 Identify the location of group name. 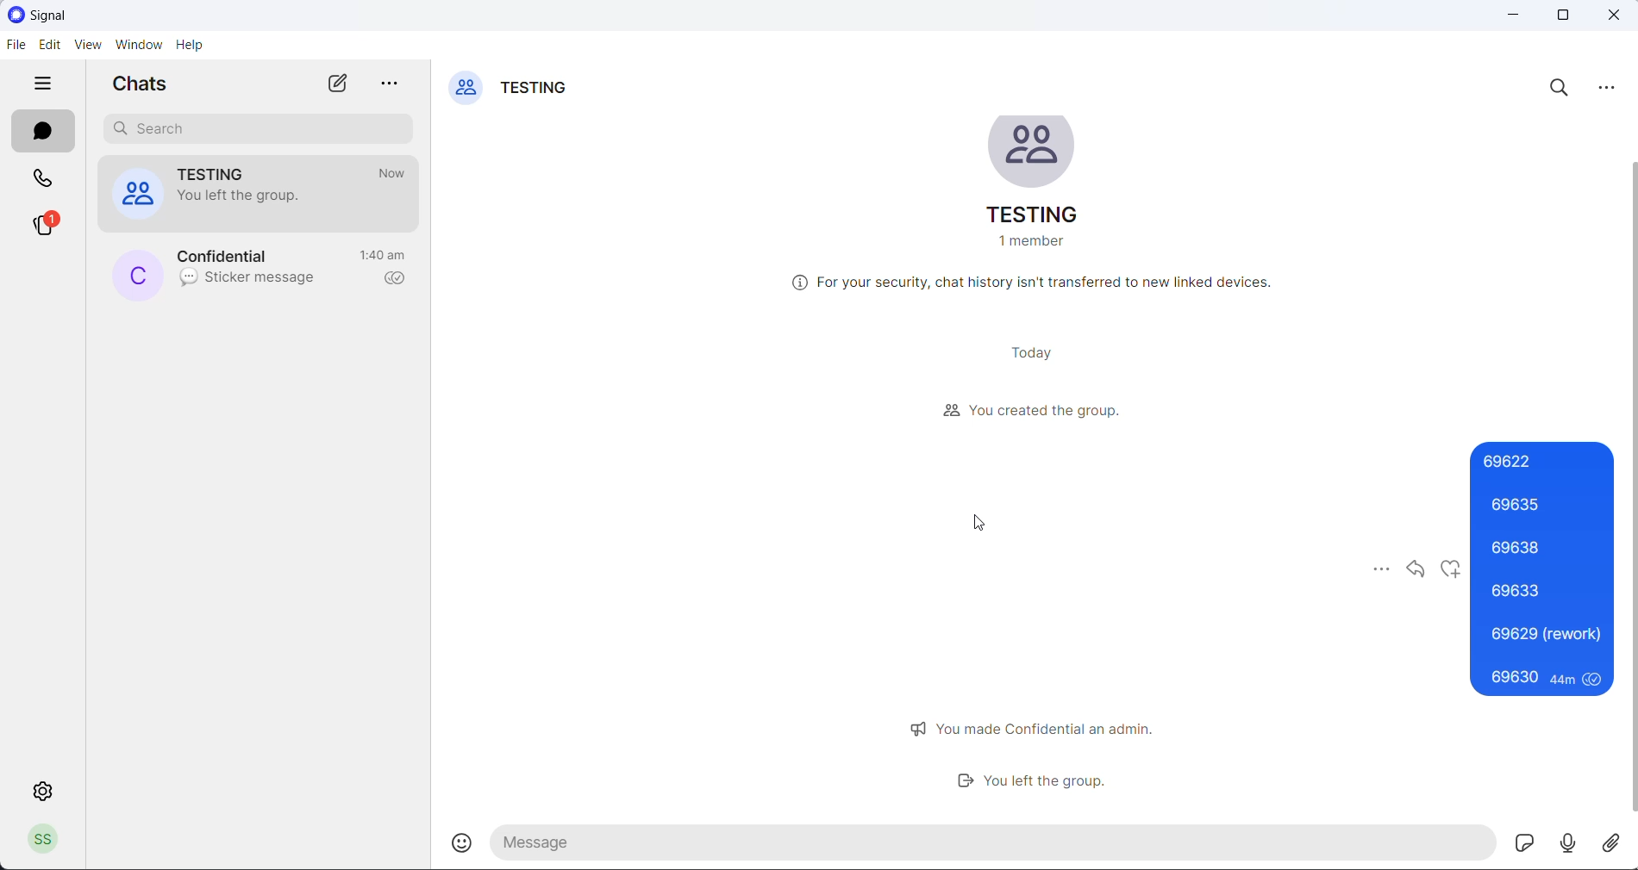
(1039, 217).